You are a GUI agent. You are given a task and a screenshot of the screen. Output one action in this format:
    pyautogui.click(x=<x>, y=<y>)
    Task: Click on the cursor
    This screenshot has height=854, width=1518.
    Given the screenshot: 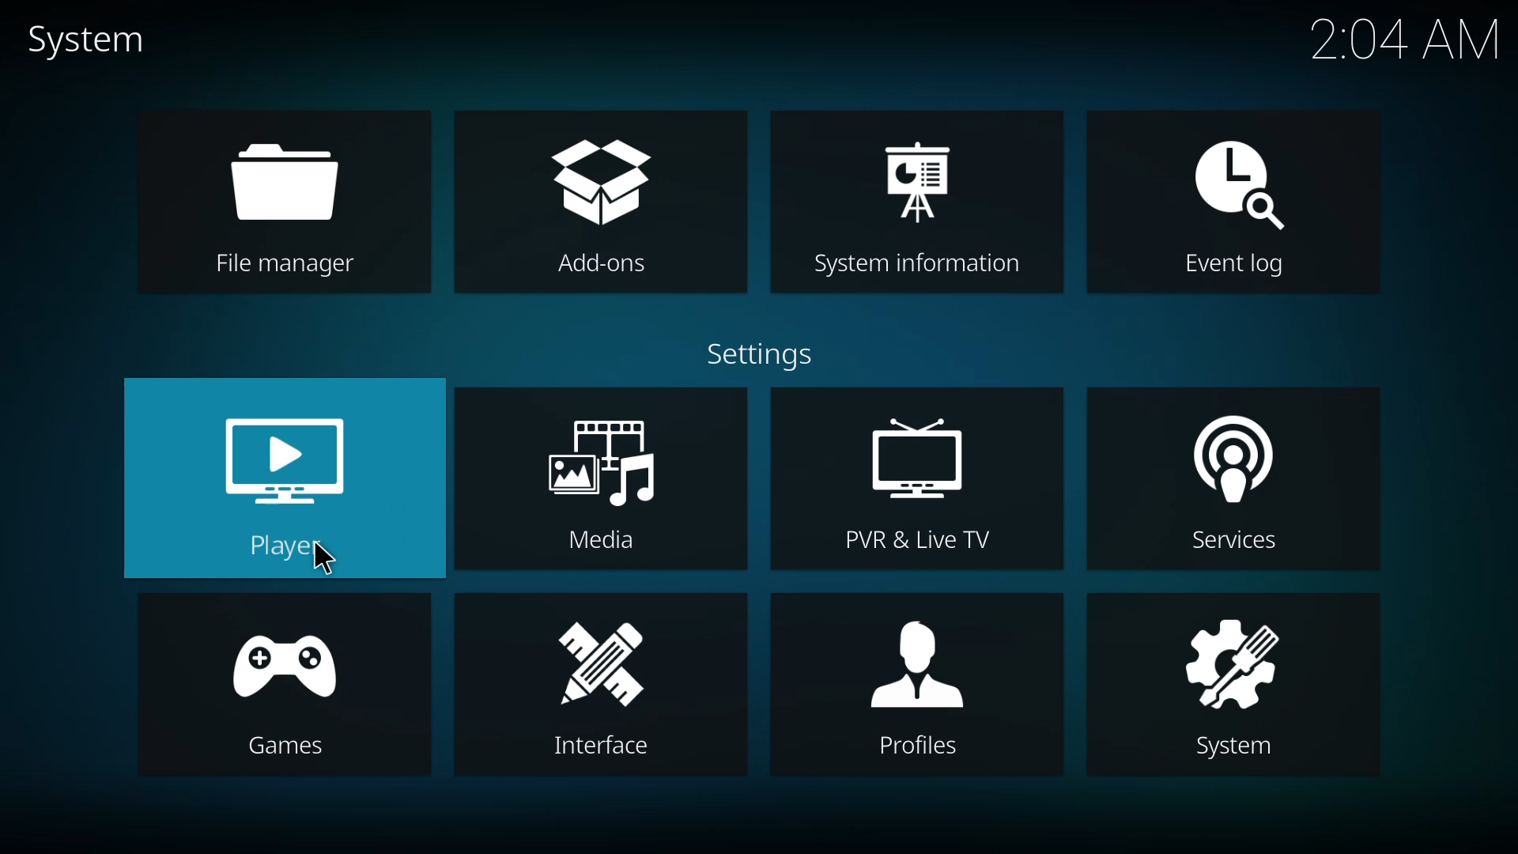 What is the action you would take?
    pyautogui.click(x=323, y=559)
    